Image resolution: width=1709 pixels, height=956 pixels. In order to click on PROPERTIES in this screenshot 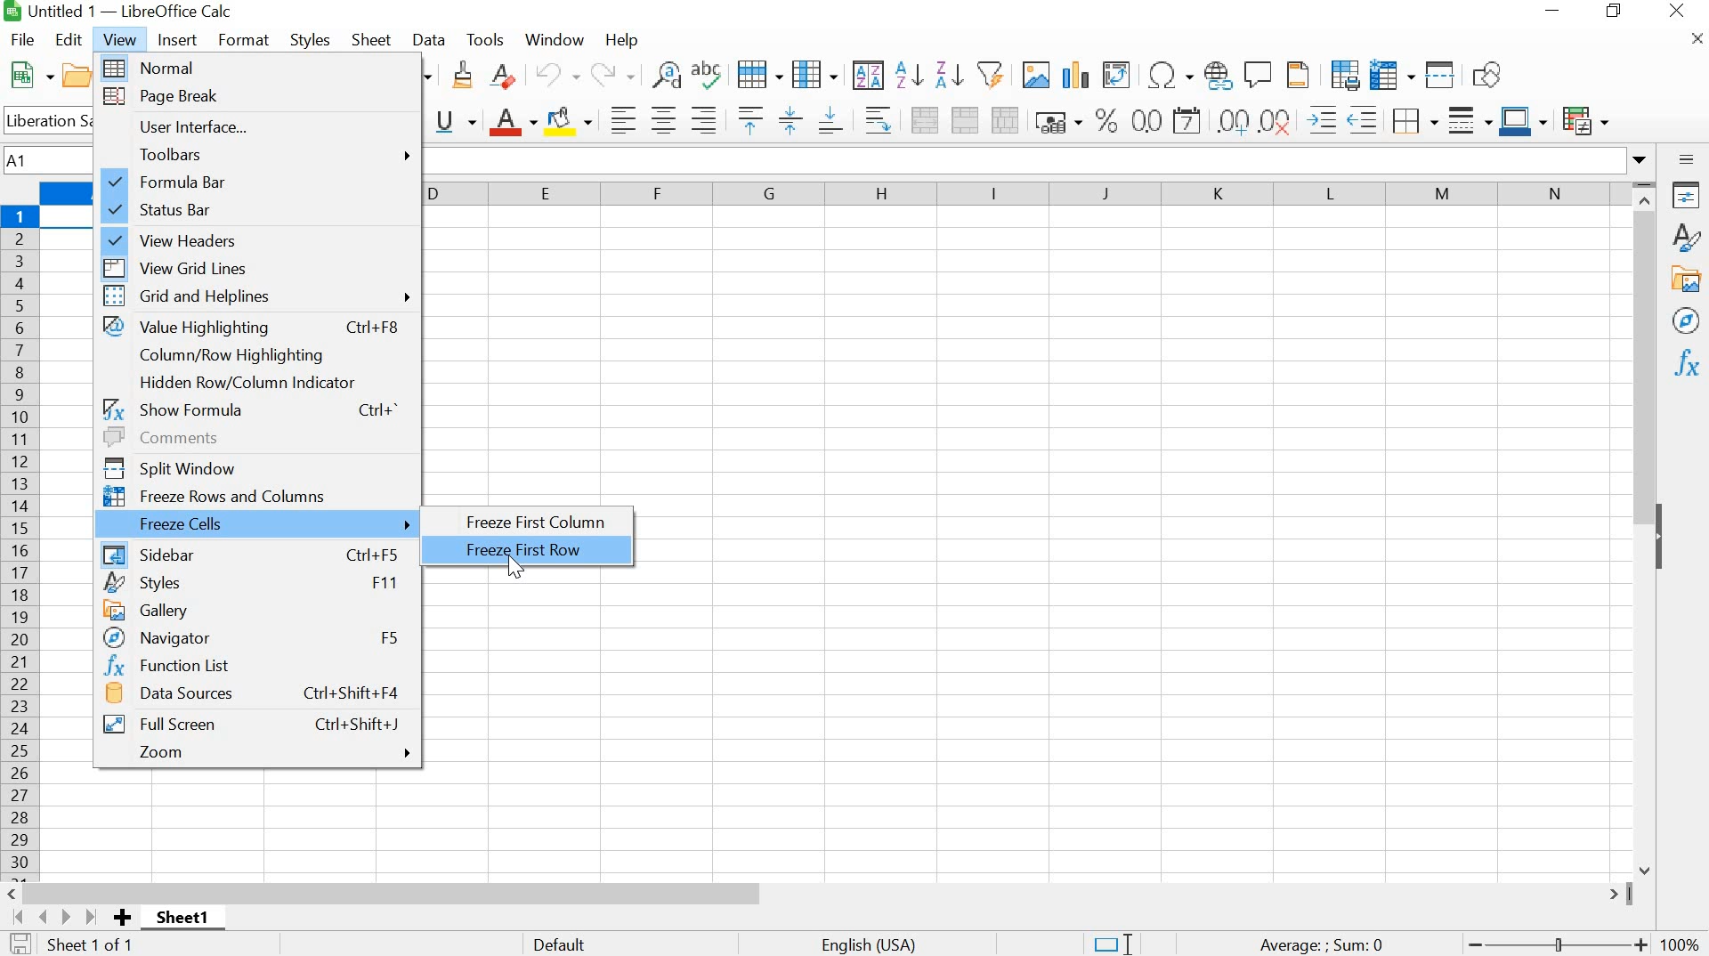, I will do `click(1687, 195)`.